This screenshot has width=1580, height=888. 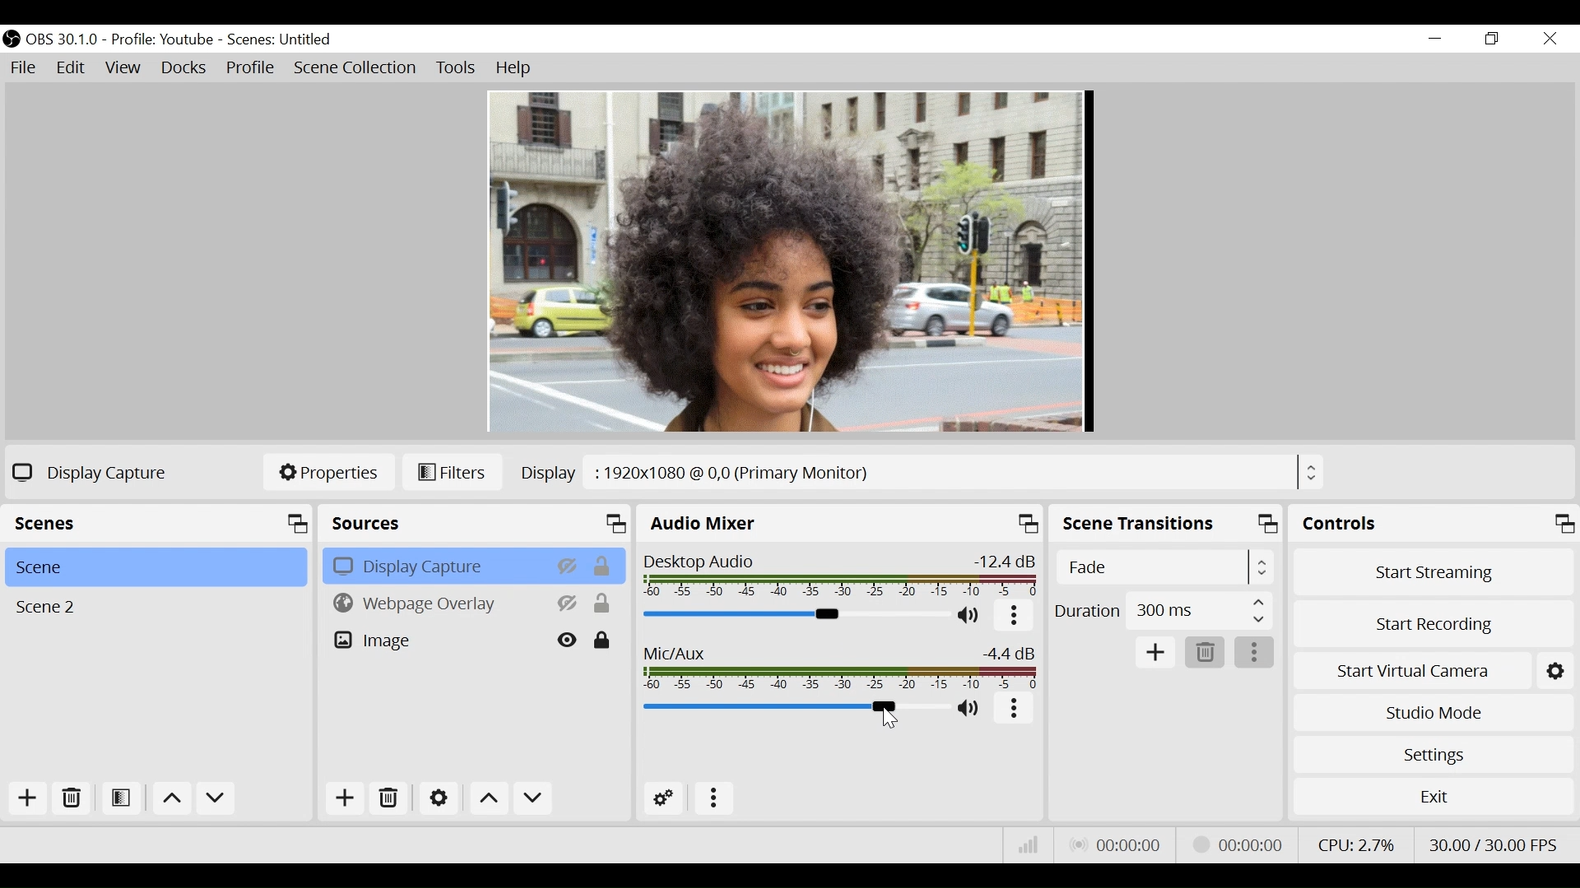 I want to click on CPU Usage, so click(x=1360, y=845).